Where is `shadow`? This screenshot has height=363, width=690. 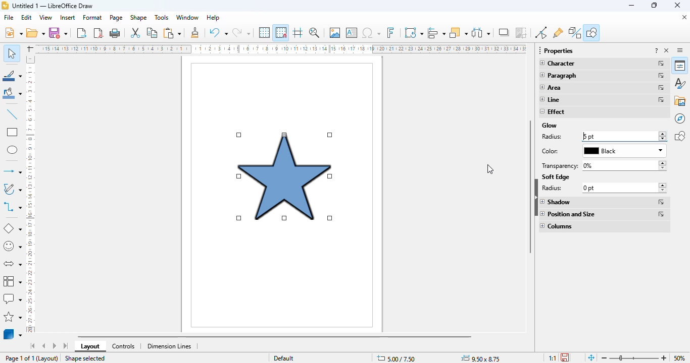
shadow is located at coordinates (504, 32).